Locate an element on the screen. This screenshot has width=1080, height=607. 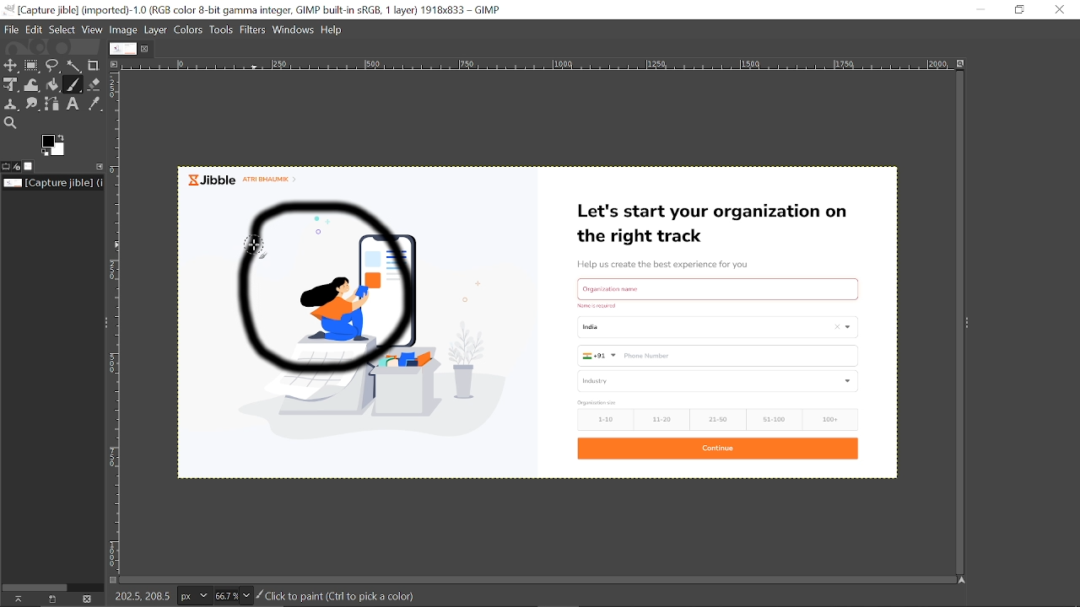
Images is located at coordinates (31, 166).